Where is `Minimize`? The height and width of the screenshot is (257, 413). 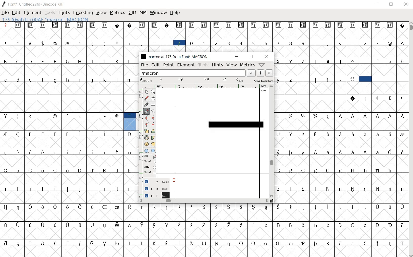 Minimize is located at coordinates (377, 5).